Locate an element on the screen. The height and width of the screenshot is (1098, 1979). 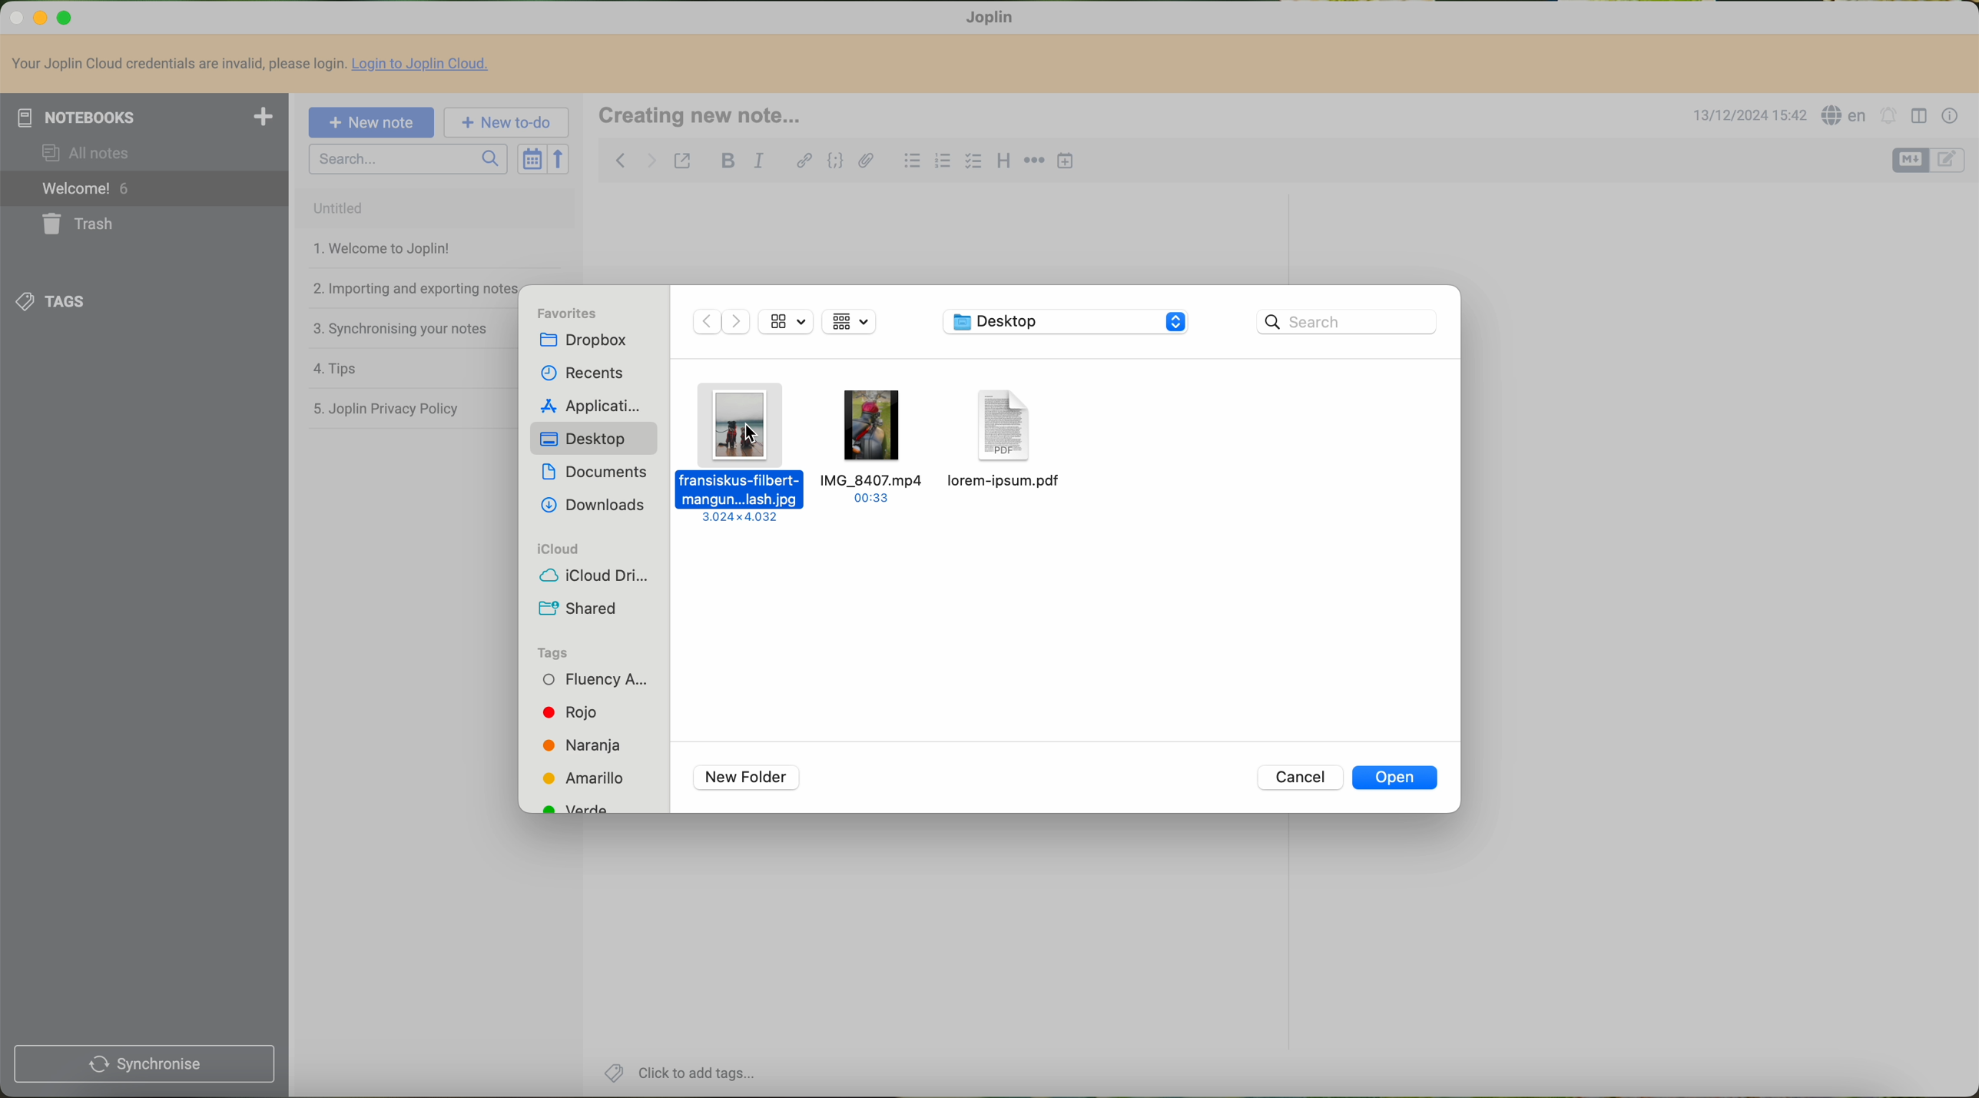
reverse sort order is located at coordinates (560, 159).